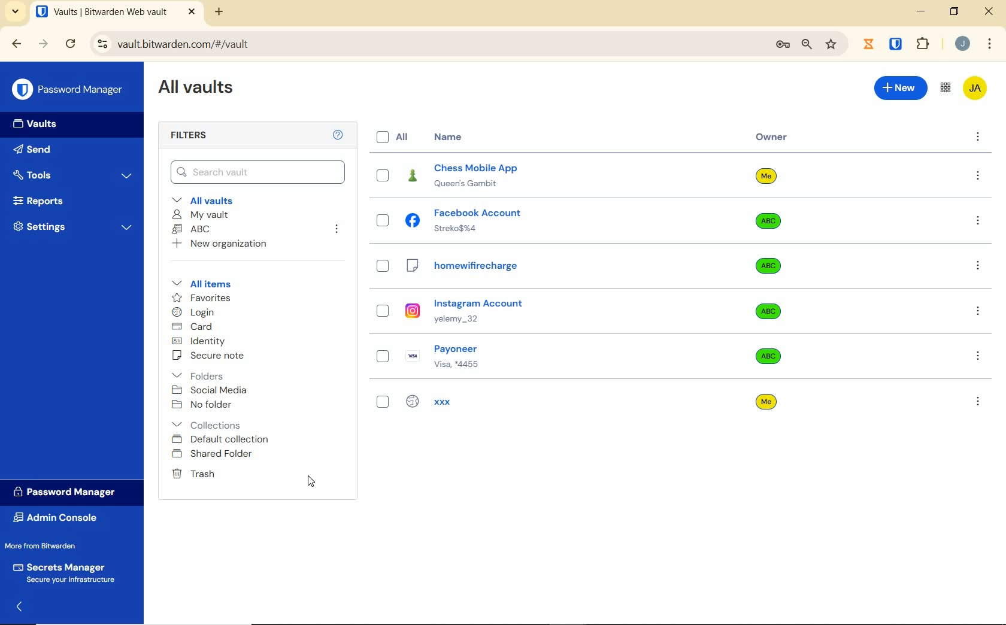 The image size is (1006, 625). I want to click on chess mobile app, so click(551, 177).